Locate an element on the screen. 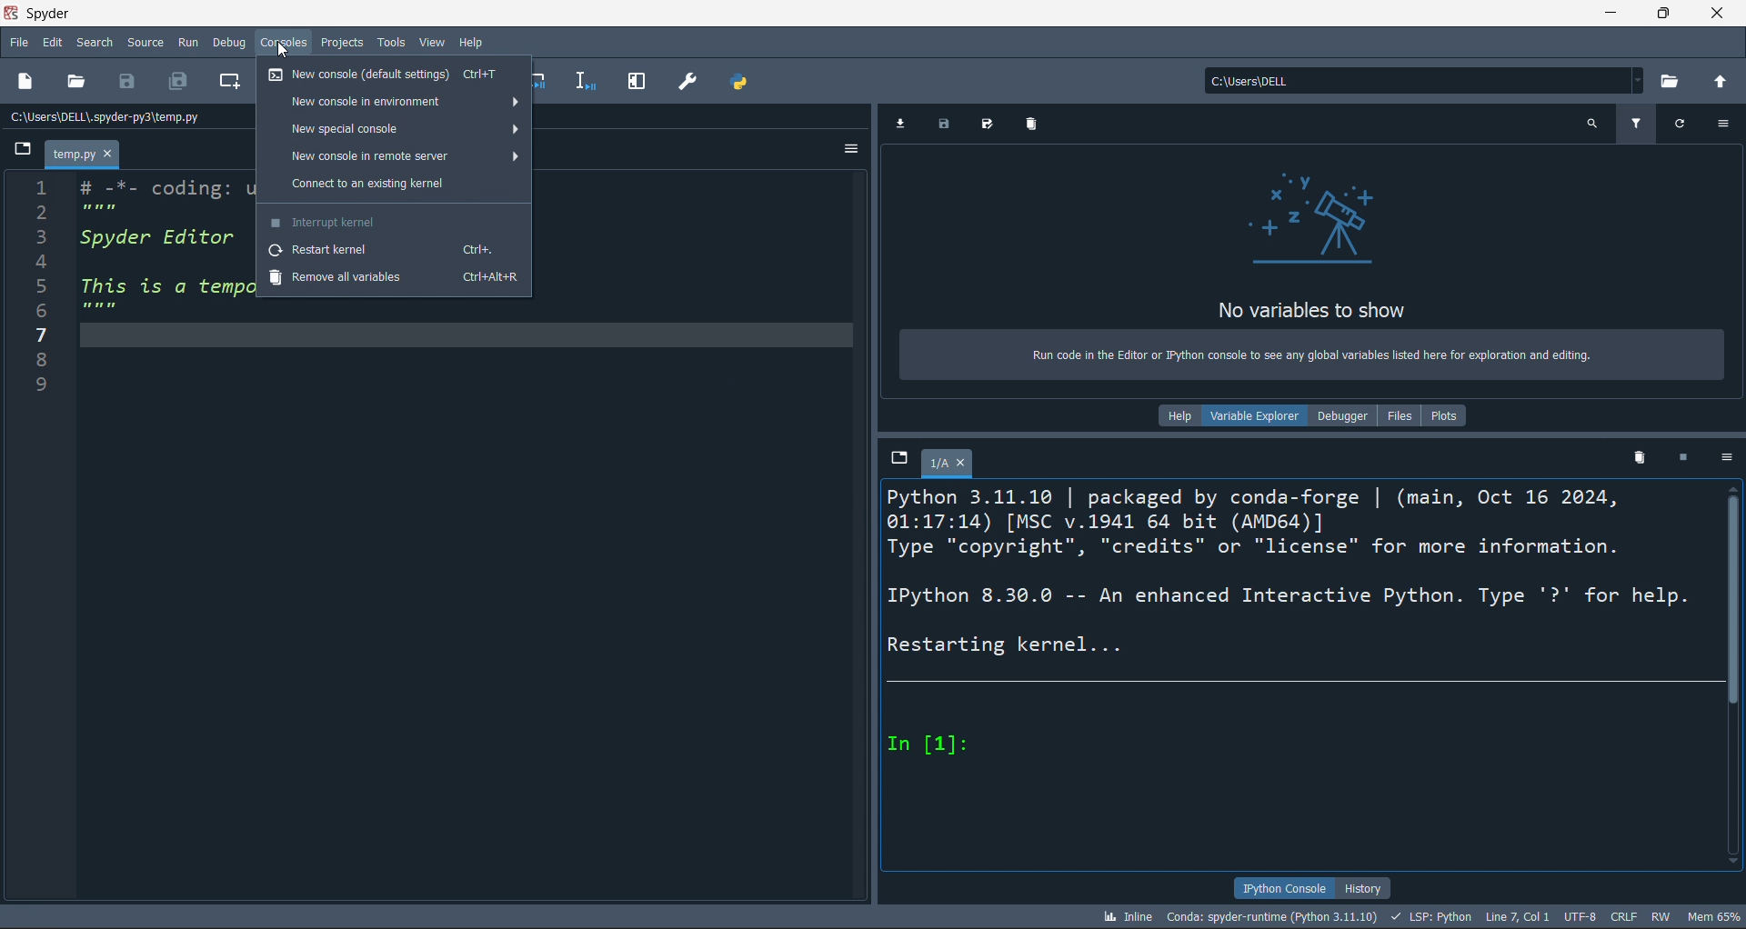  consoles is located at coordinates (282, 43).